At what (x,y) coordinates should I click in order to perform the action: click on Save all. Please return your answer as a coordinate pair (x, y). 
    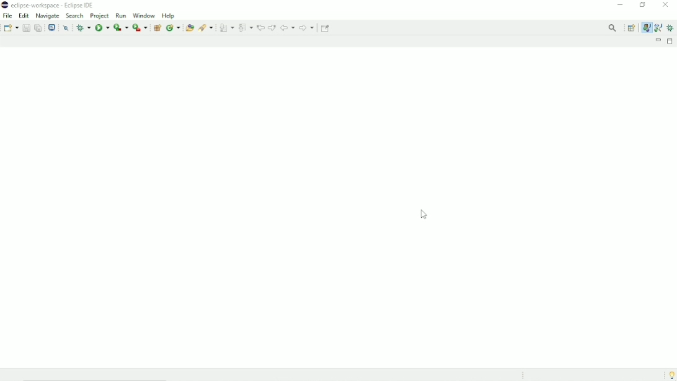
    Looking at the image, I should click on (39, 28).